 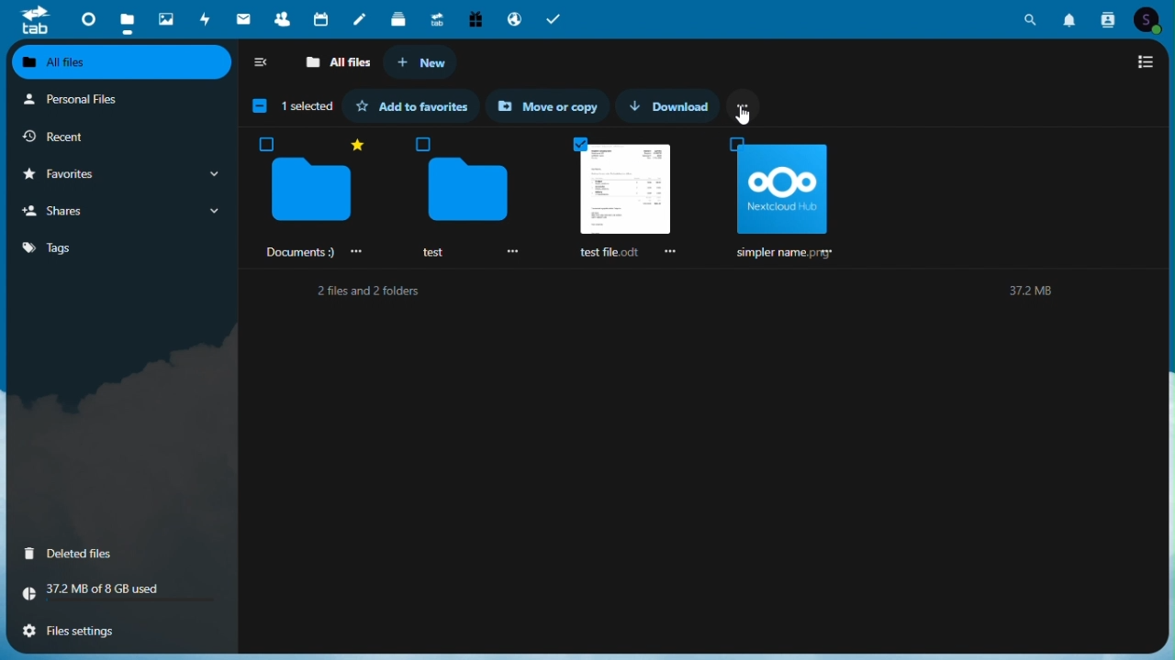 What do you see at coordinates (120, 62) in the screenshot?
I see `All files` at bounding box center [120, 62].